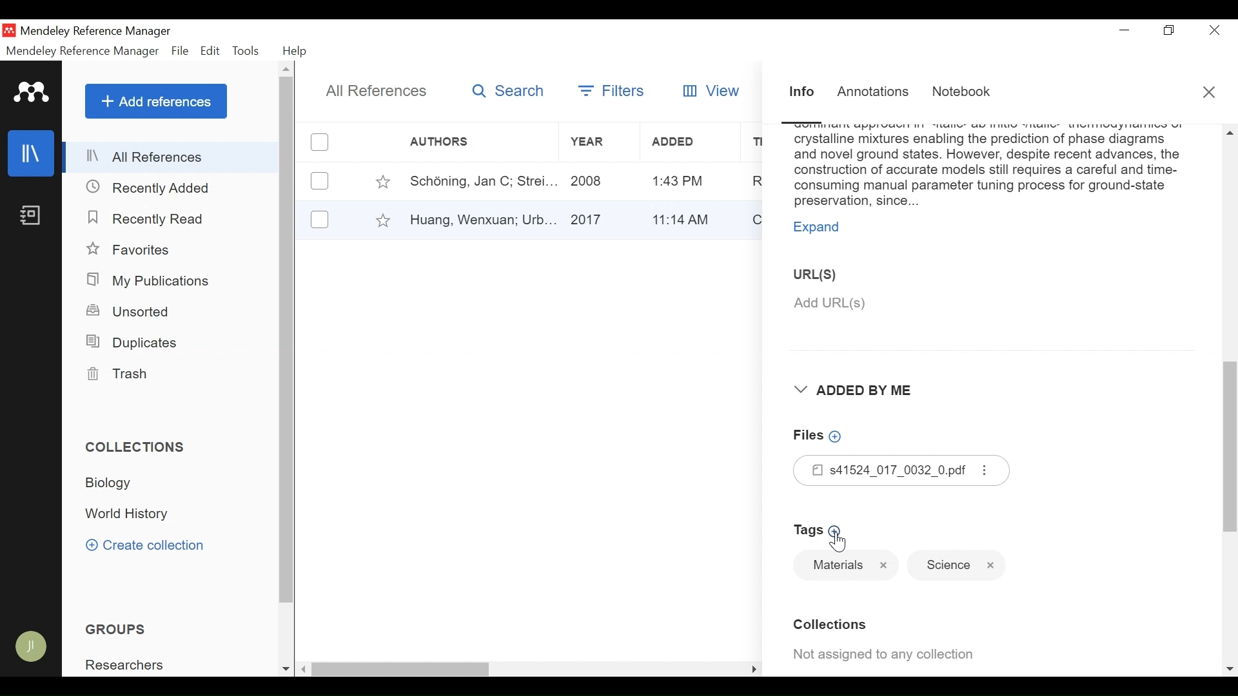 The height and width of the screenshot is (696, 1238). What do you see at coordinates (481, 218) in the screenshot?
I see `Author` at bounding box center [481, 218].